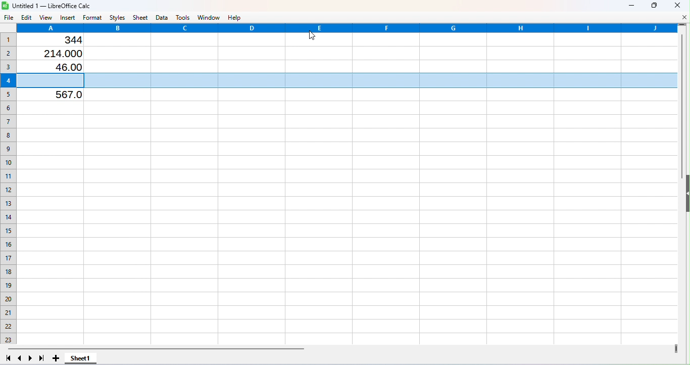  What do you see at coordinates (46, 18) in the screenshot?
I see `View` at bounding box center [46, 18].